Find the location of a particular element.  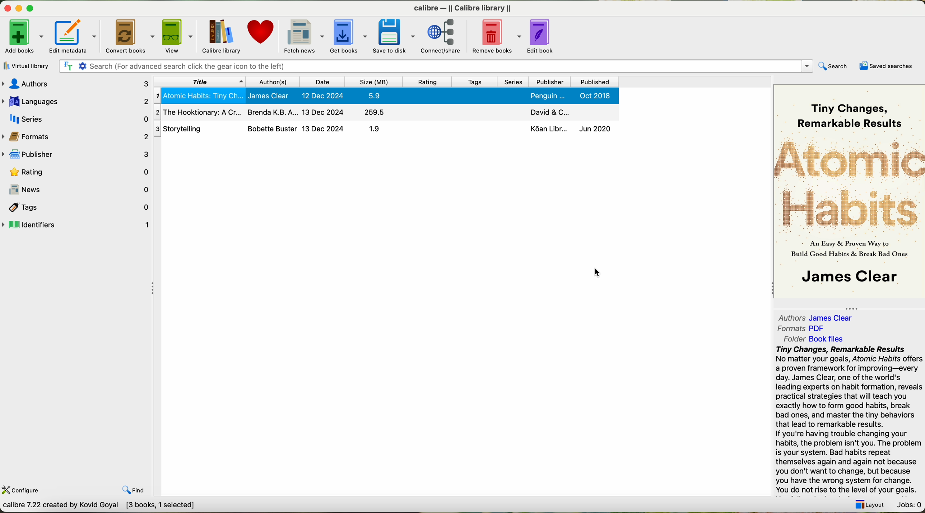

formats  is located at coordinates (791, 328).